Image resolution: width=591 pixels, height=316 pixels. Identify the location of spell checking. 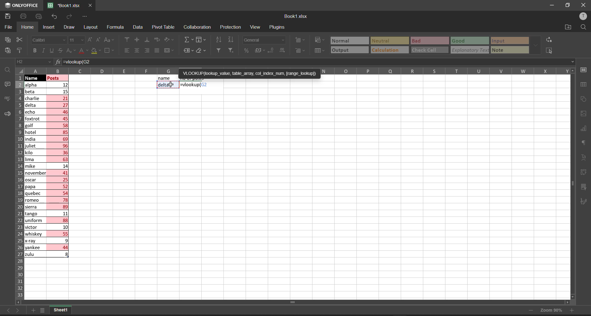
(6, 99).